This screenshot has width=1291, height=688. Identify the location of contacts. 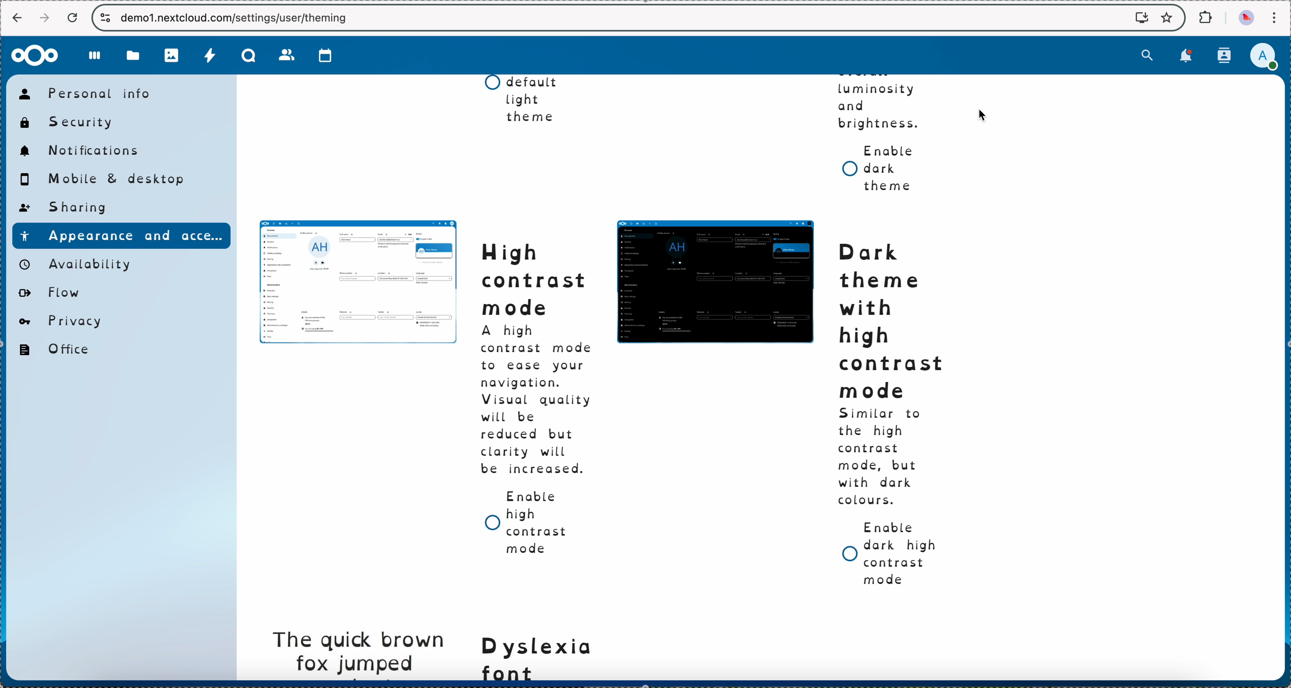
(1224, 55).